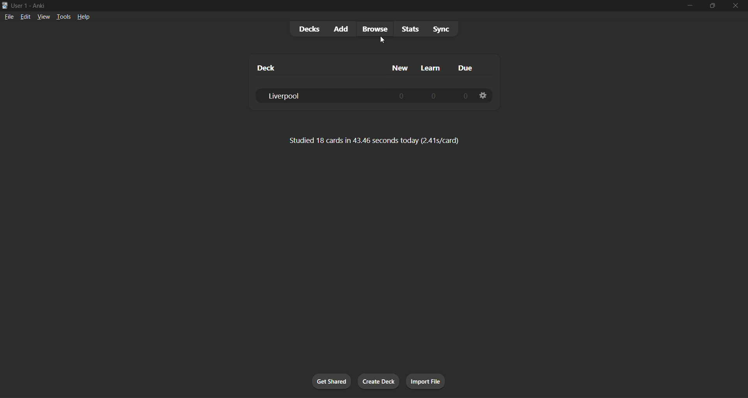 The height and width of the screenshot is (398, 748). I want to click on view, so click(44, 17).